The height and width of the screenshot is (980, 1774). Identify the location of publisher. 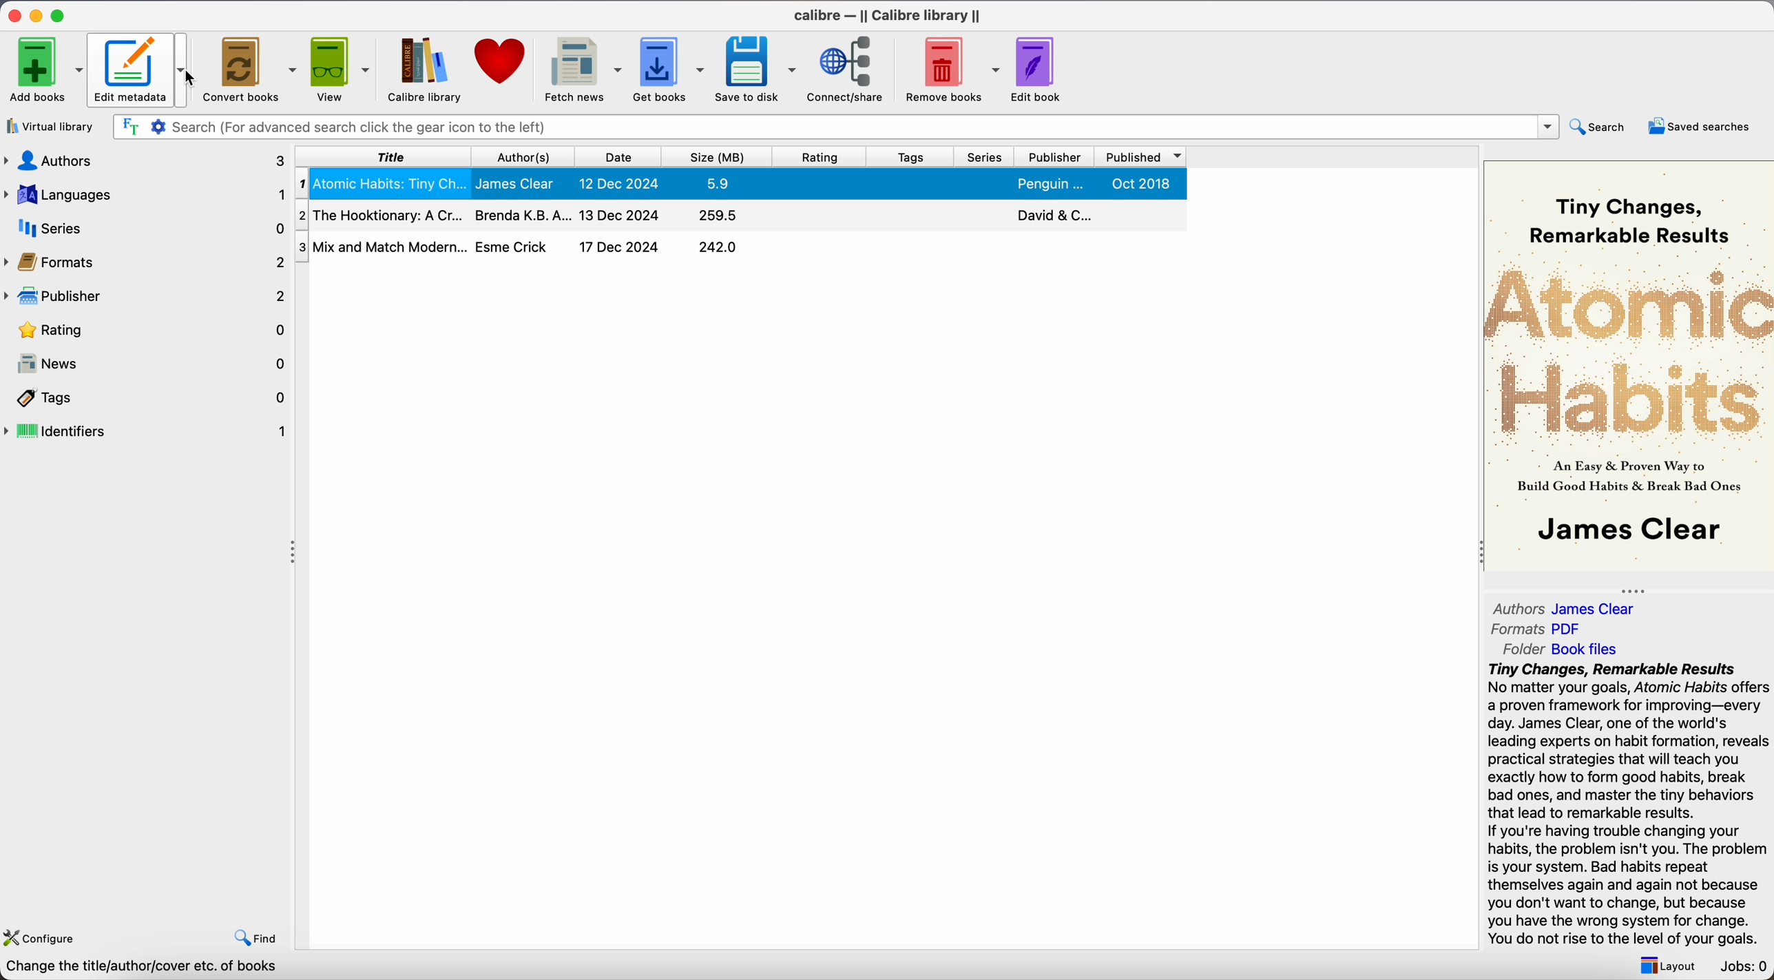
(1053, 157).